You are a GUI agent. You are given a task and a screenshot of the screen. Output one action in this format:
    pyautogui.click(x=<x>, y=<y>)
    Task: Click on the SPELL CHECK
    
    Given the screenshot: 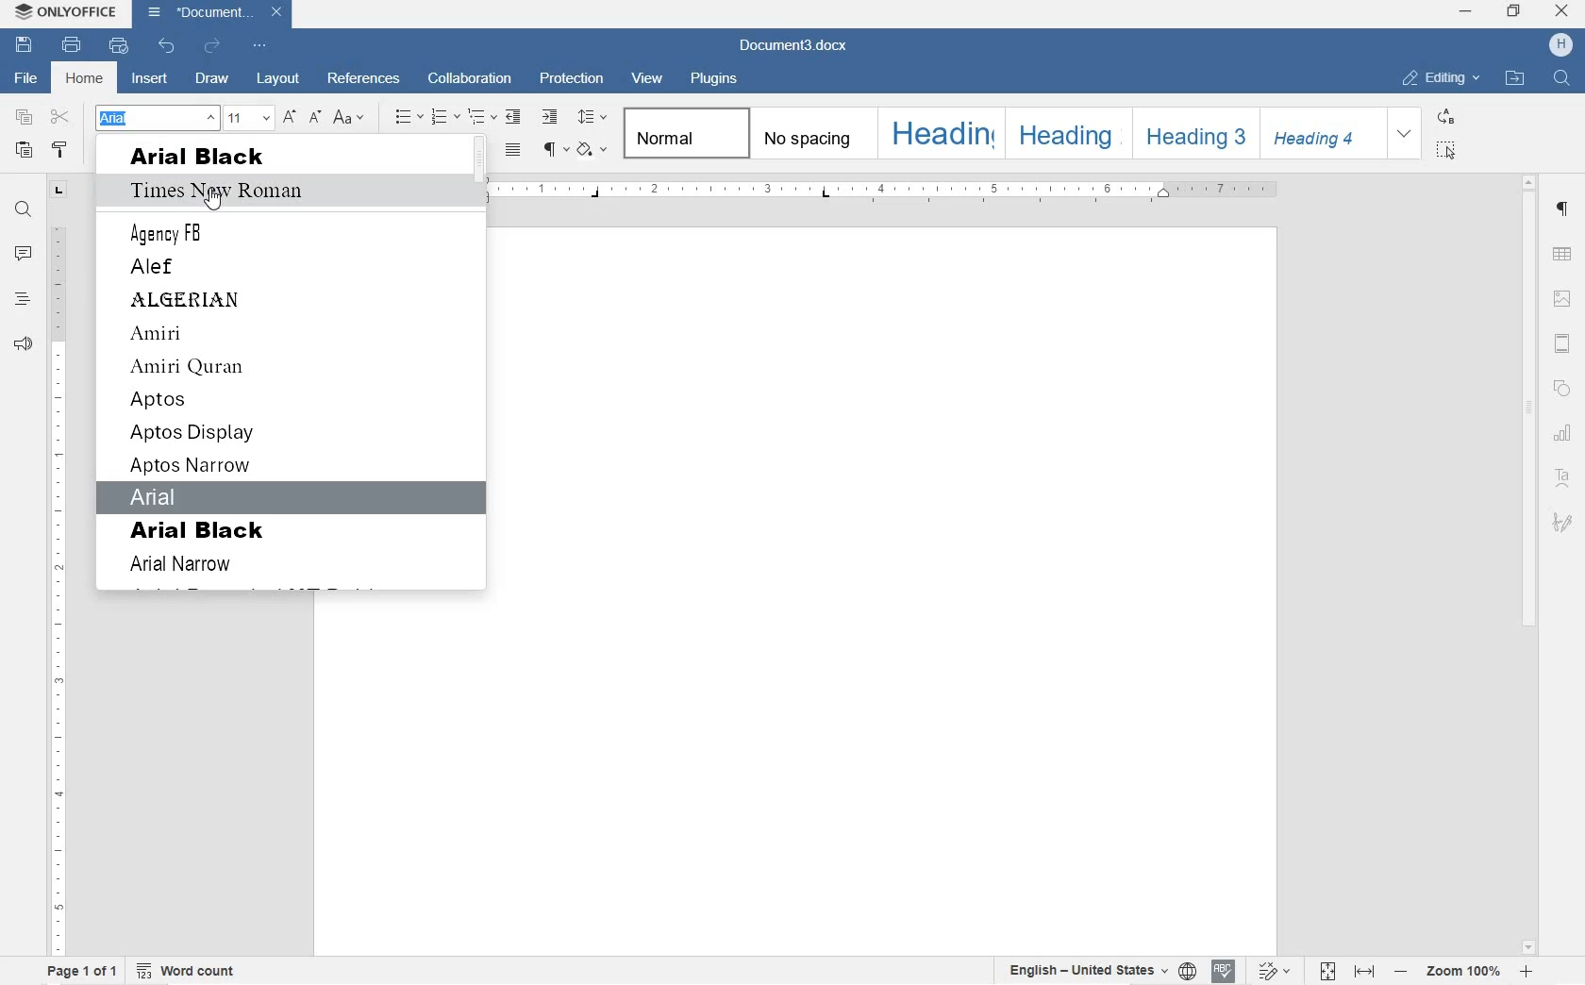 What is the action you would take?
    pyautogui.click(x=1224, y=971)
    